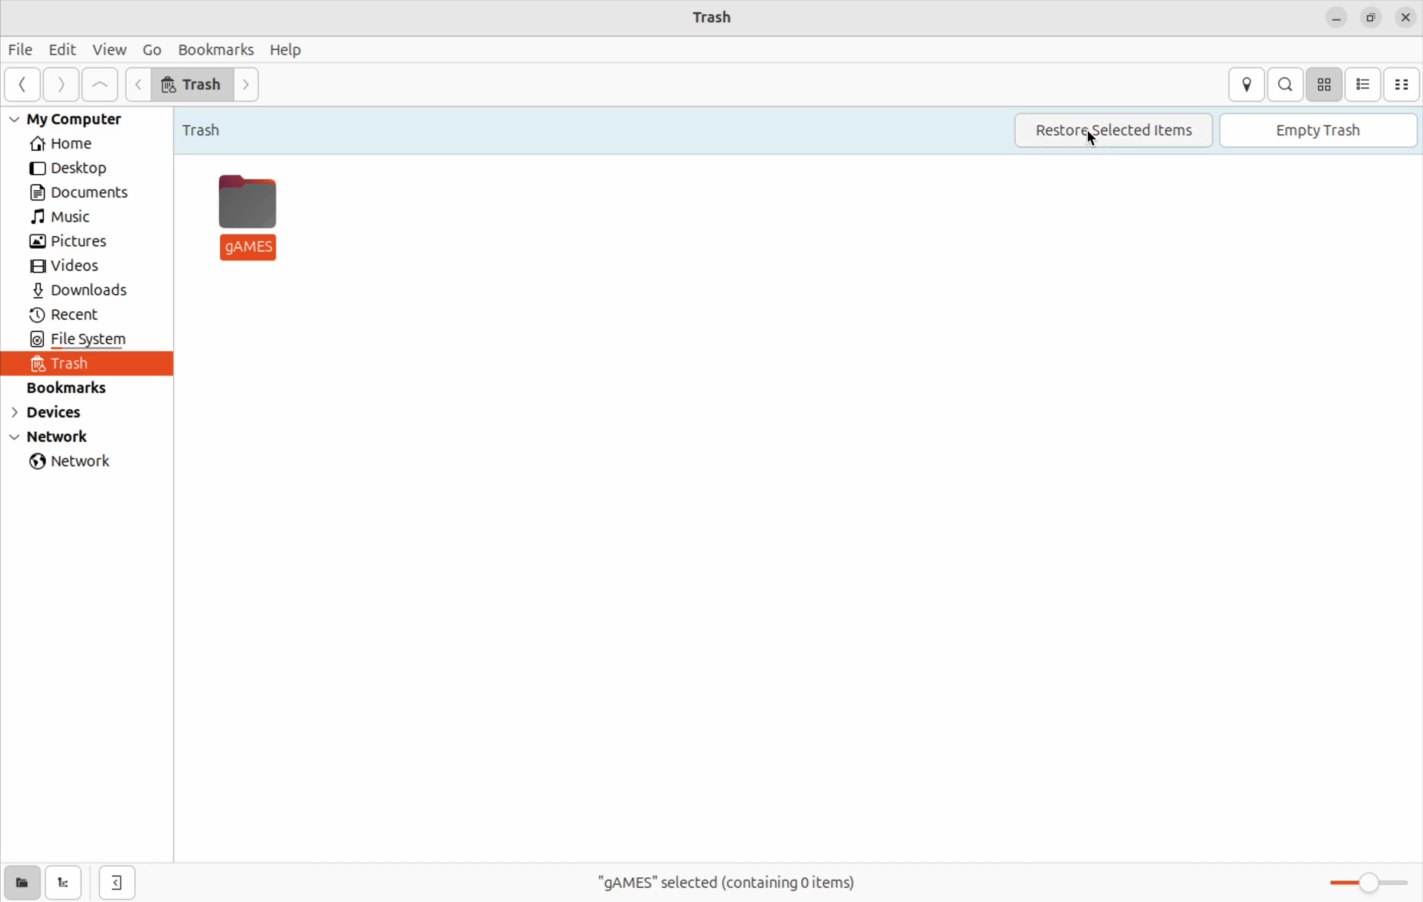 The height and width of the screenshot is (902, 1423). I want to click on 0 items free space 51.8 Gb remaining., so click(718, 882).